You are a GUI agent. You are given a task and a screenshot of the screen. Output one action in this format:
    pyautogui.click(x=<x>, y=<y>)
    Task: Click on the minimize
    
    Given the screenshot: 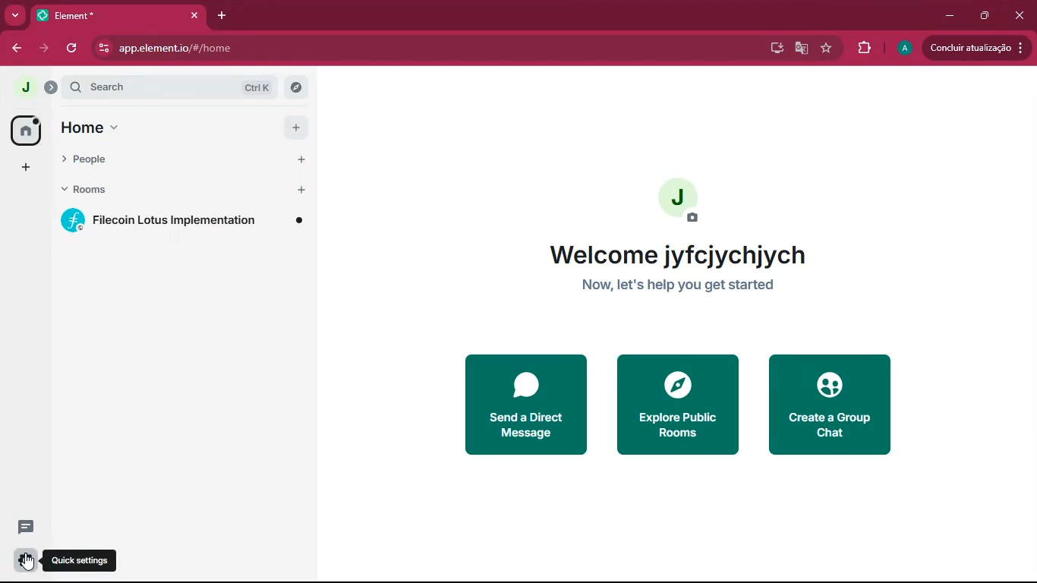 What is the action you would take?
    pyautogui.click(x=946, y=16)
    